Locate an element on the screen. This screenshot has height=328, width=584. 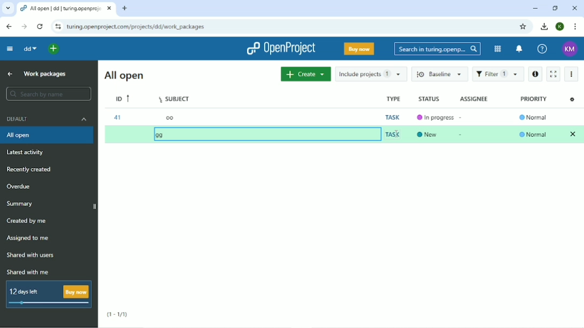
Customize and control google chrome is located at coordinates (574, 27).